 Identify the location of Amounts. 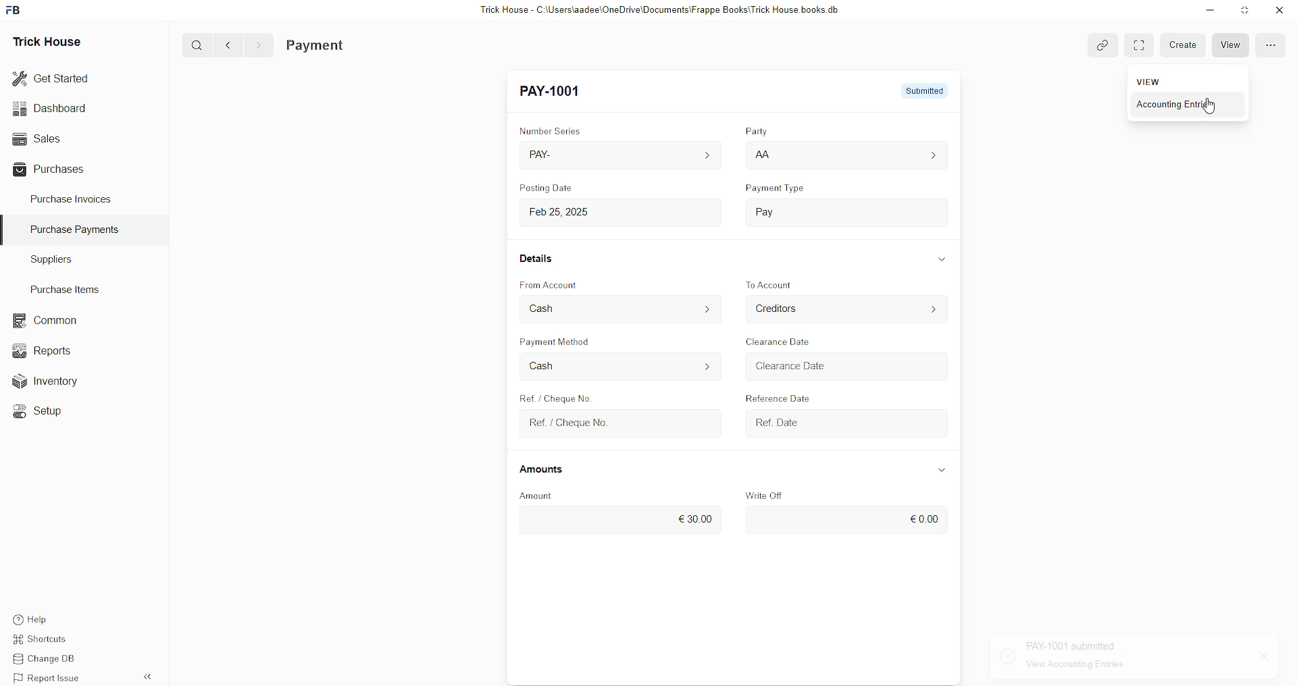
(550, 470).